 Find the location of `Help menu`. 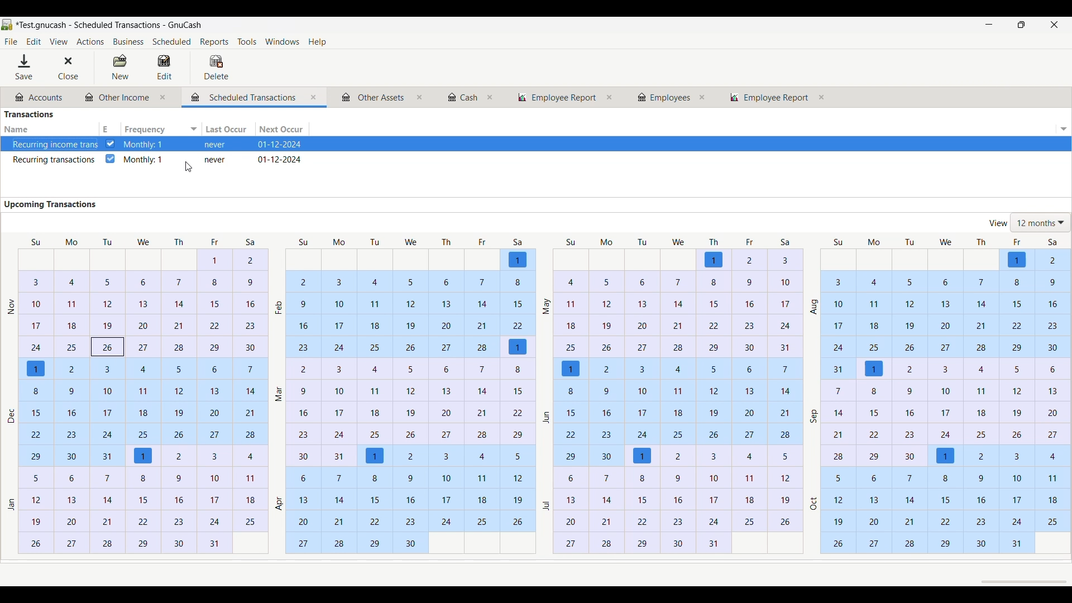

Help menu is located at coordinates (321, 42).